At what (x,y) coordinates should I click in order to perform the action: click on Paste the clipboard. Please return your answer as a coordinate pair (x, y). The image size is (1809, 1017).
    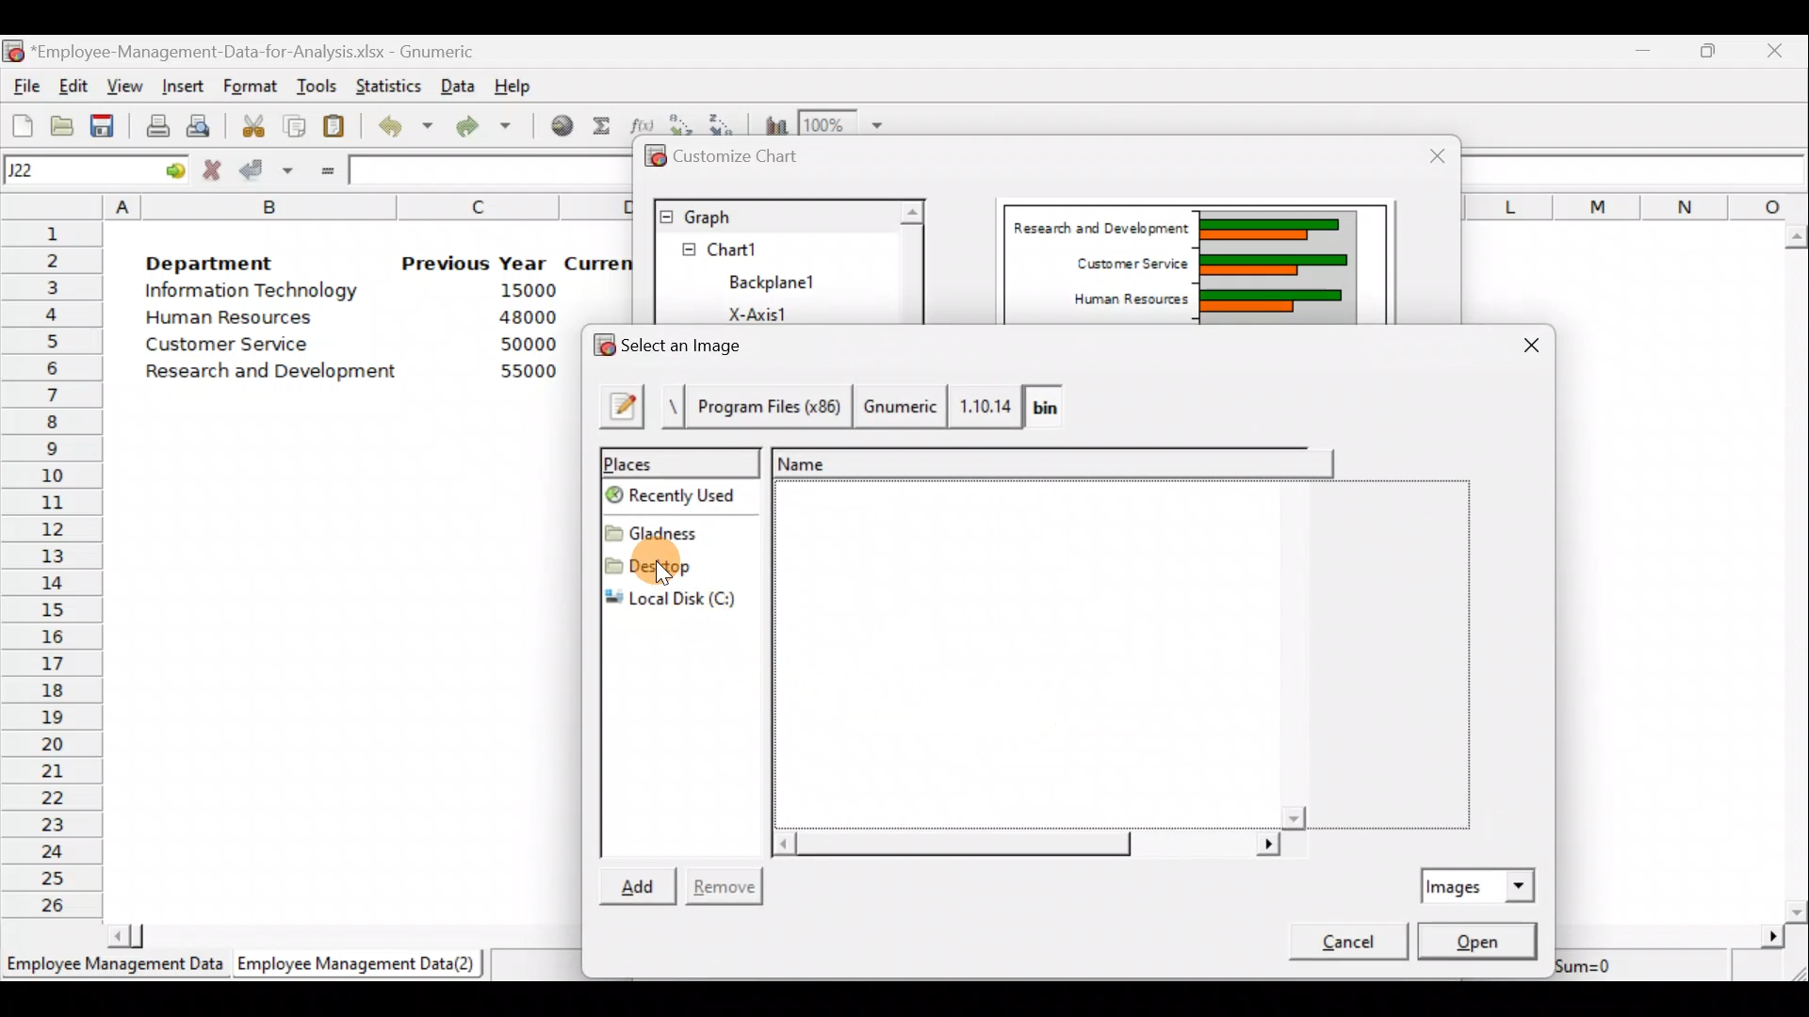
    Looking at the image, I should click on (339, 128).